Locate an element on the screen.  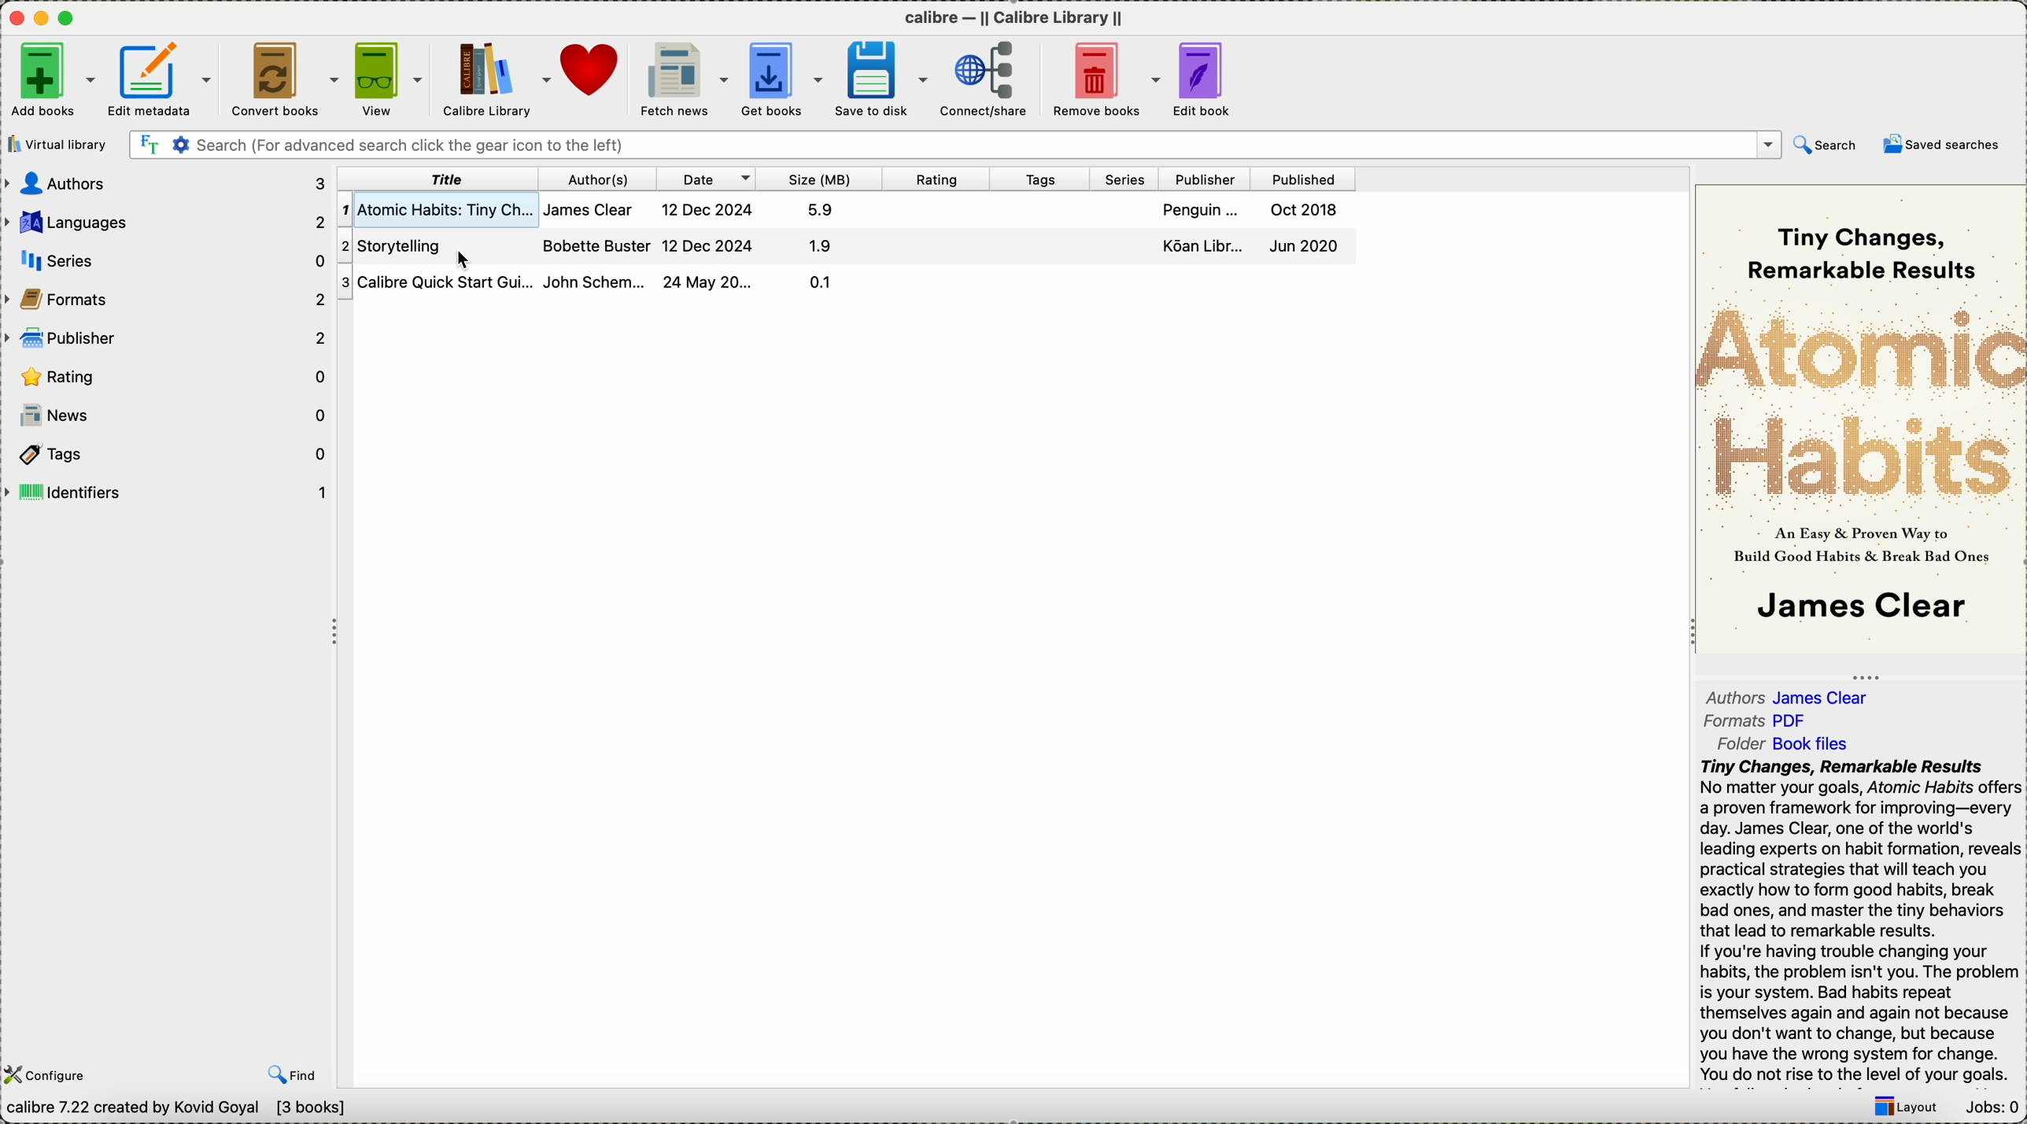
synopsis is located at coordinates (1861, 923).